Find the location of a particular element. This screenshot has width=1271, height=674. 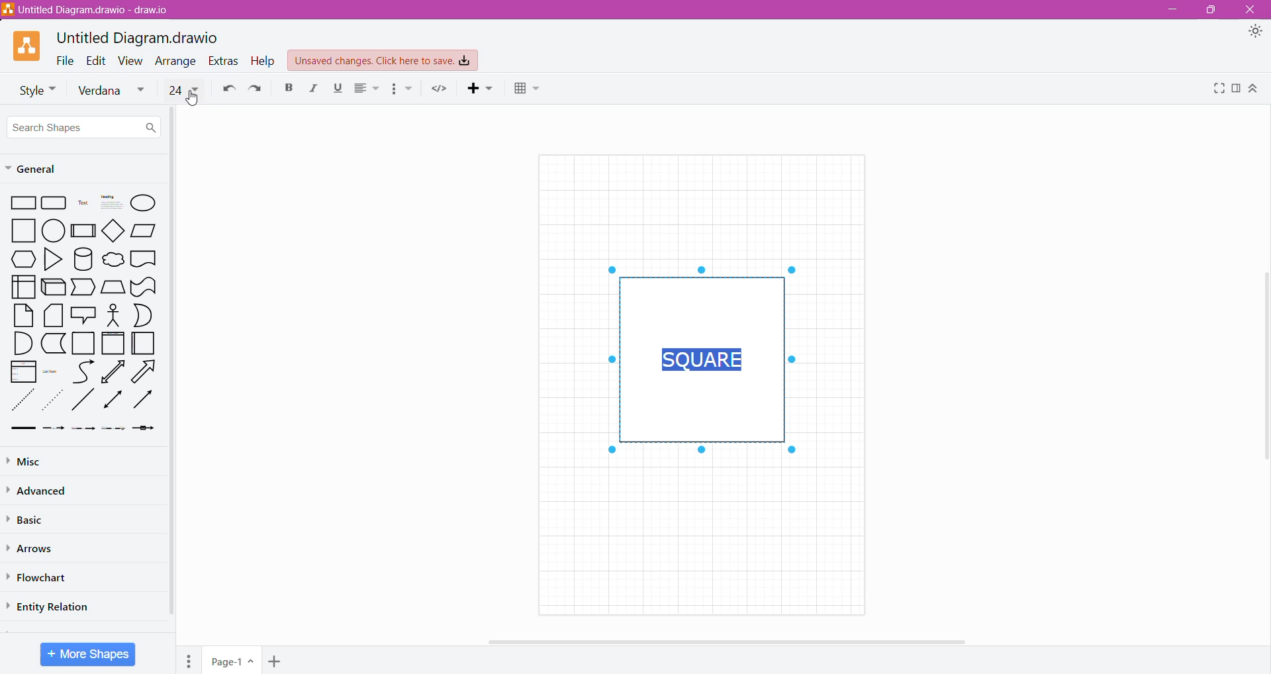

Table is located at coordinates (527, 91).